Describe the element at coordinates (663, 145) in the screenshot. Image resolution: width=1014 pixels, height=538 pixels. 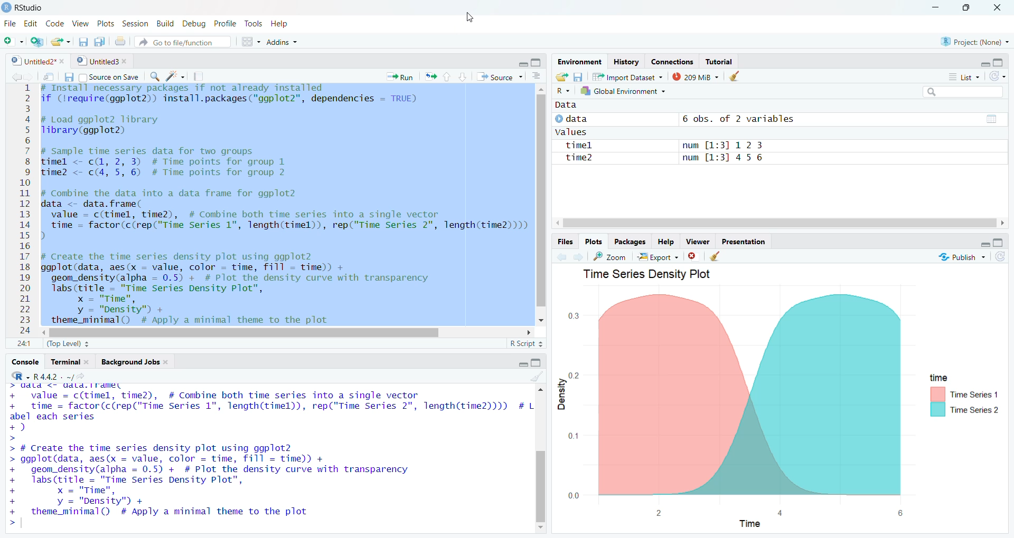
I see `timel num [1:31 123` at that location.